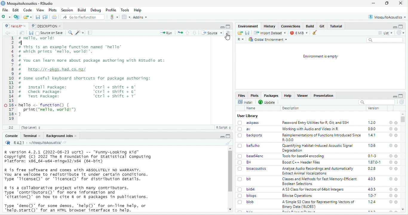  I want to click on close, so click(397, 190).